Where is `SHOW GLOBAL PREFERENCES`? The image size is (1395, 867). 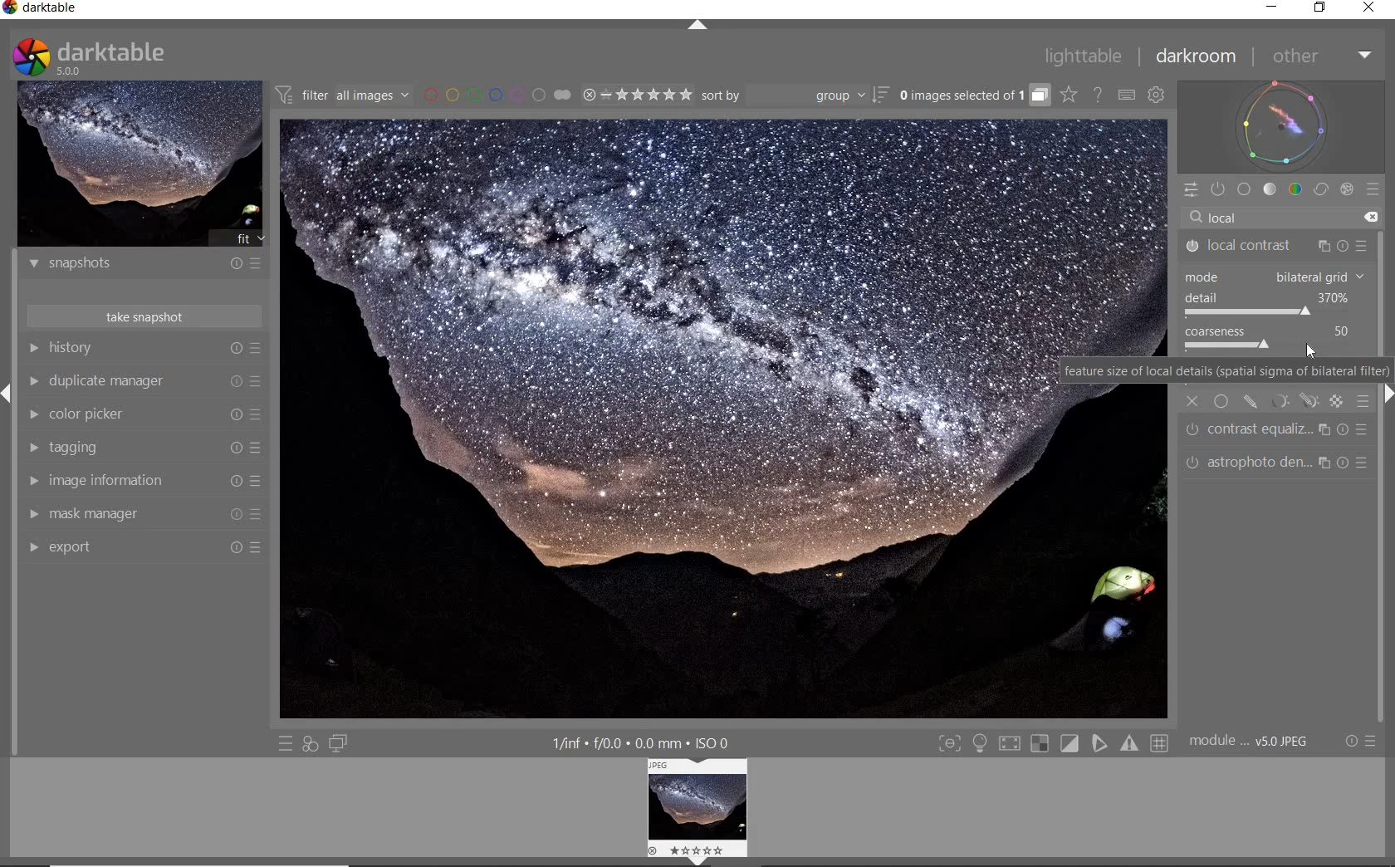
SHOW GLOBAL PREFERENCES is located at coordinates (1155, 94).